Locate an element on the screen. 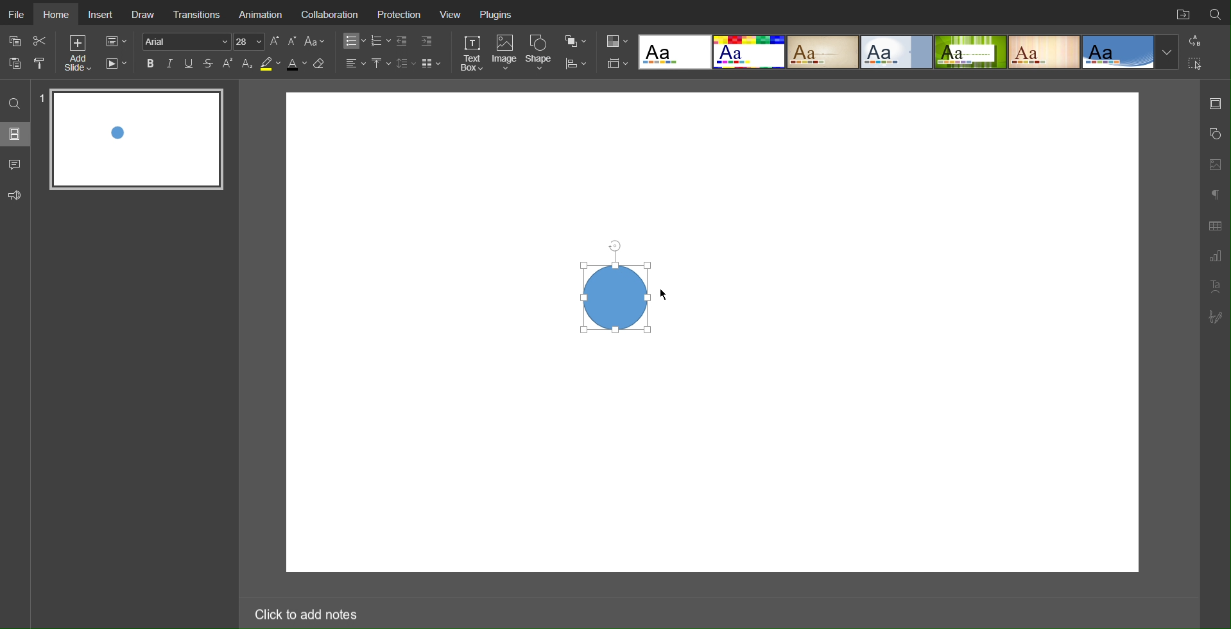  paste is located at coordinates (17, 63).